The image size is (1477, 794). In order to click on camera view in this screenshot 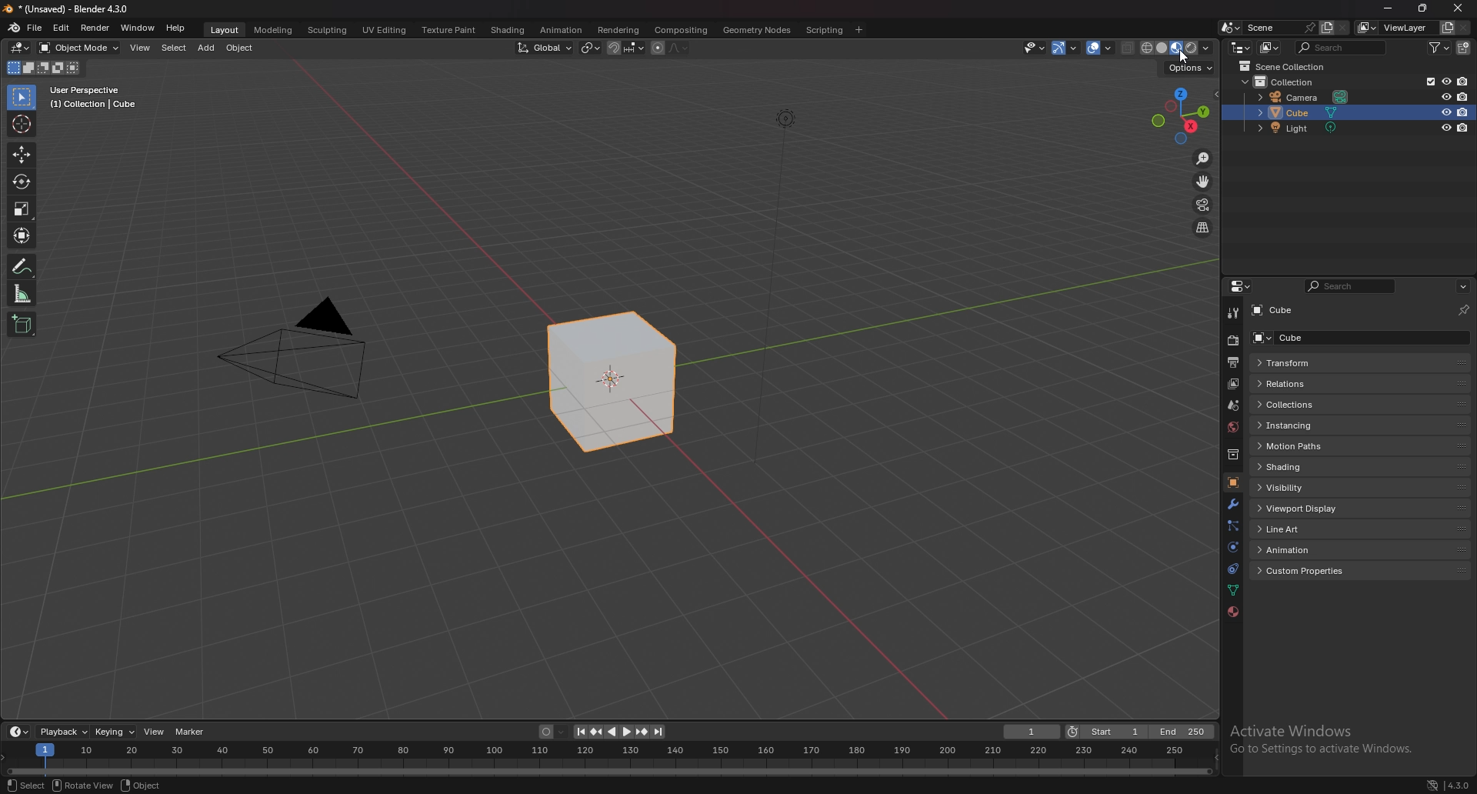, I will do `click(1203, 205)`.